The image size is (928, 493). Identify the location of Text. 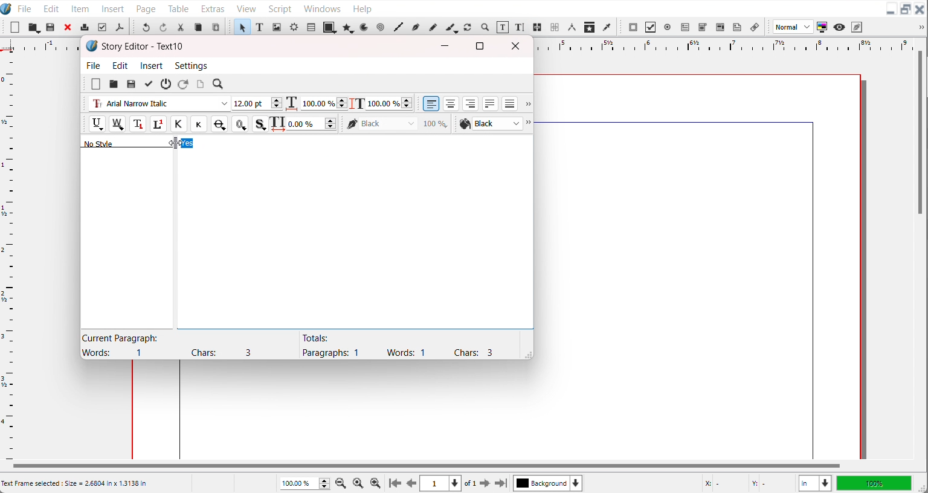
(143, 47).